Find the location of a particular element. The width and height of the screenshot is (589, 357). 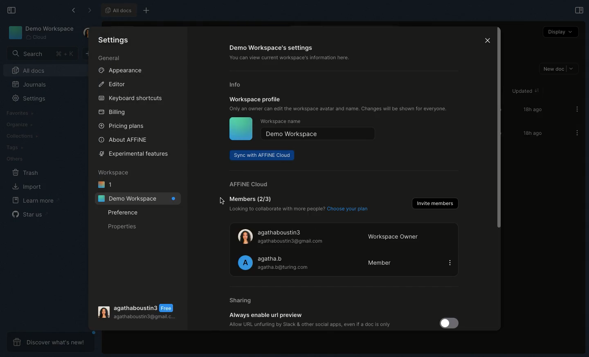

Settings is located at coordinates (113, 40).